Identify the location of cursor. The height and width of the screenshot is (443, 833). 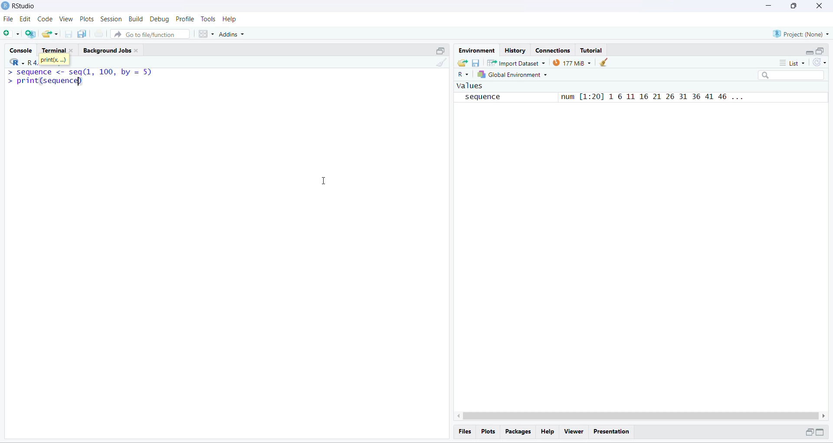
(322, 181).